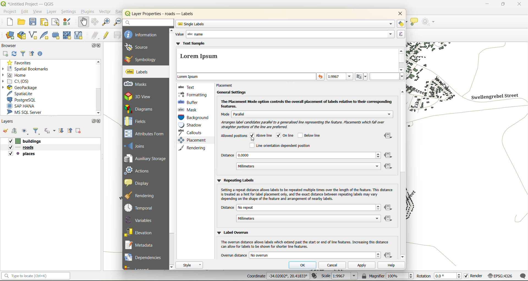  What do you see at coordinates (46, 36) in the screenshot?
I see `new spatialite layer` at bounding box center [46, 36].